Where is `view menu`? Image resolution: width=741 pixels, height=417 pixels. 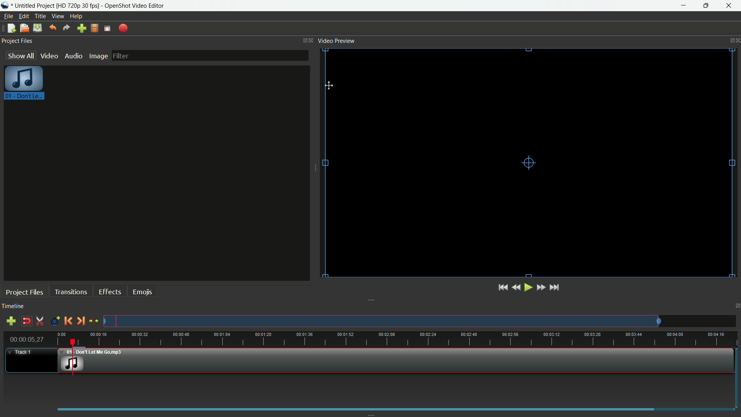 view menu is located at coordinates (58, 17).